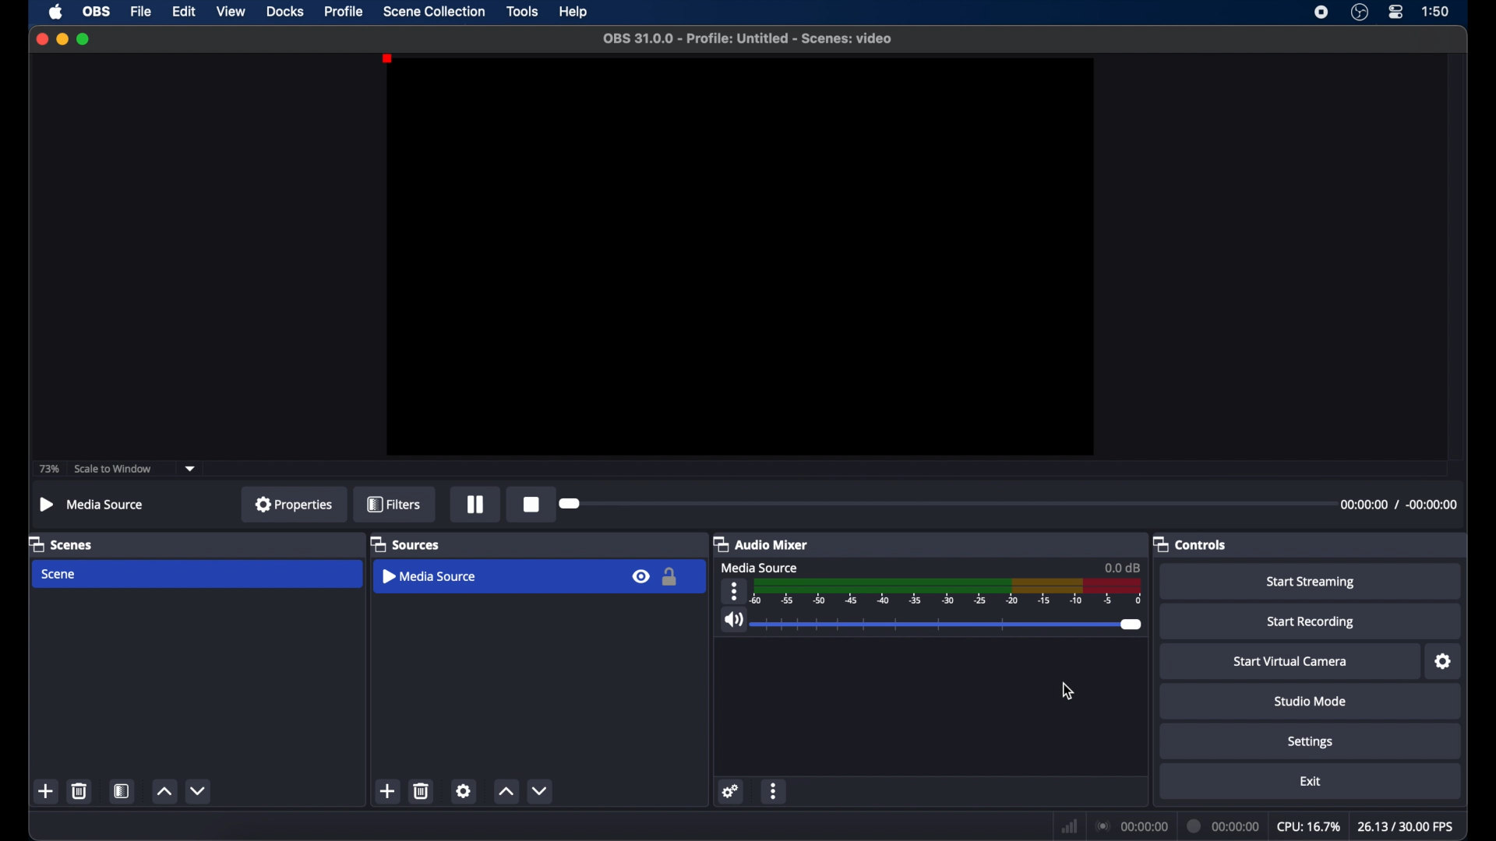 This screenshot has width=1496, height=841. Describe the element at coordinates (1291, 661) in the screenshot. I see `start virtual camera` at that location.